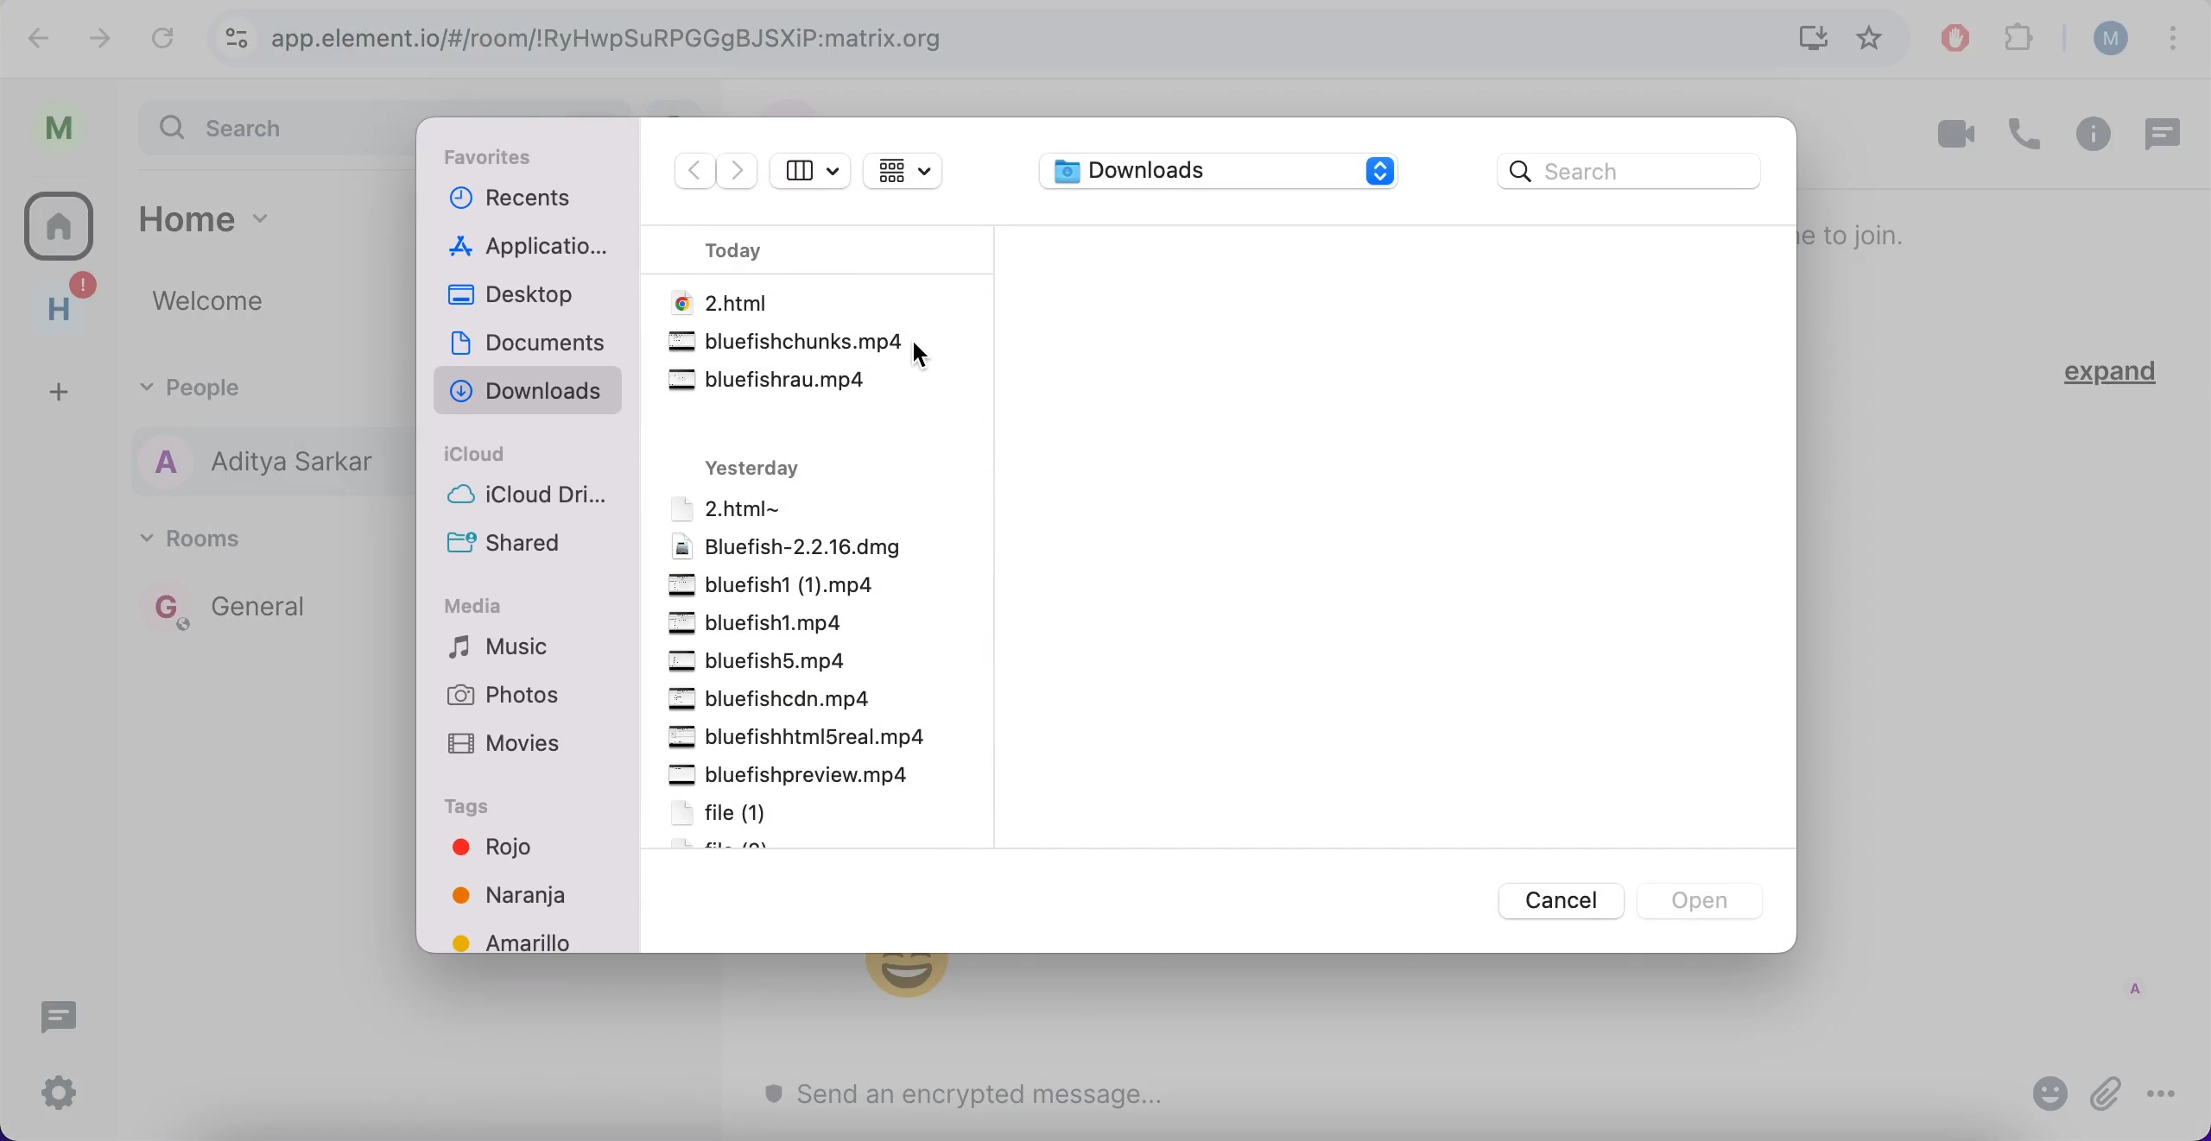  Describe the element at coordinates (2165, 140) in the screenshot. I see `threads` at that location.